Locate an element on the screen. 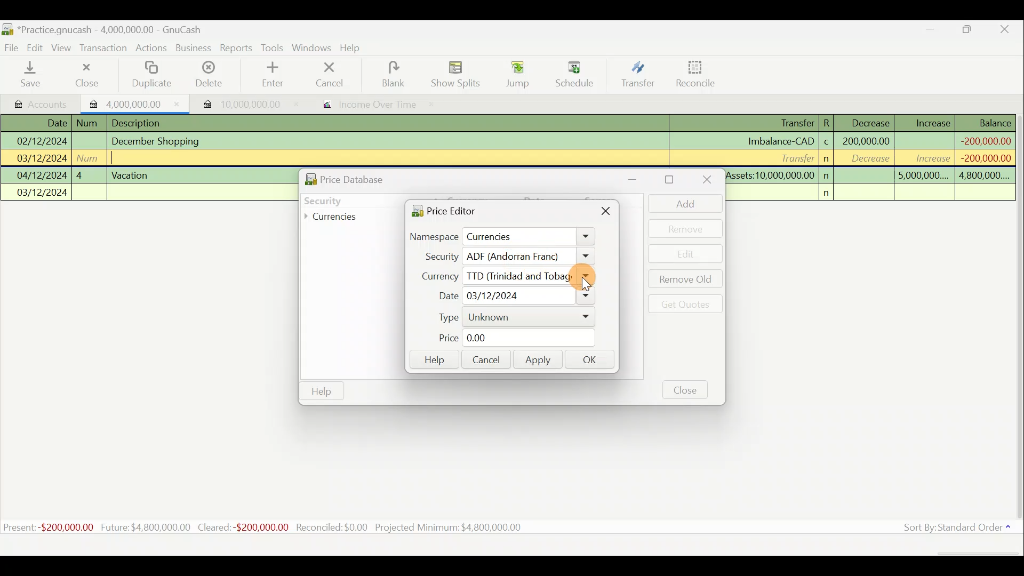  OK is located at coordinates (593, 361).